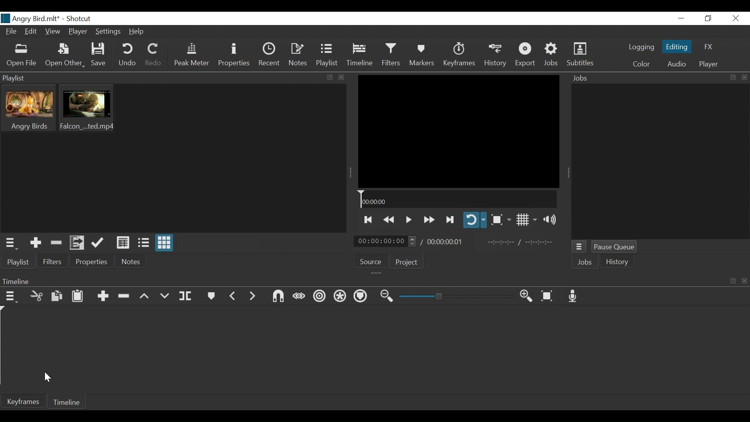  What do you see at coordinates (174, 78) in the screenshot?
I see `Playlist` at bounding box center [174, 78].